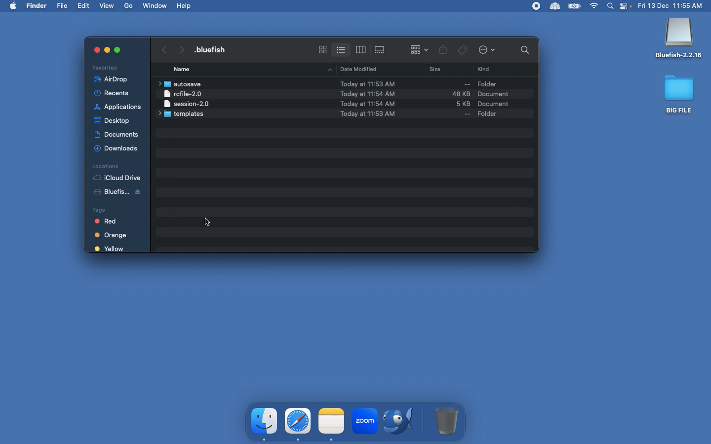  Describe the element at coordinates (463, 48) in the screenshot. I see `tags` at that location.